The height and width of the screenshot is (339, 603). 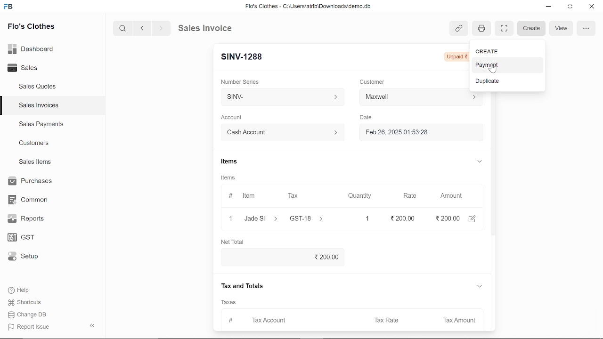 What do you see at coordinates (8, 8) in the screenshot?
I see `frappe books` at bounding box center [8, 8].